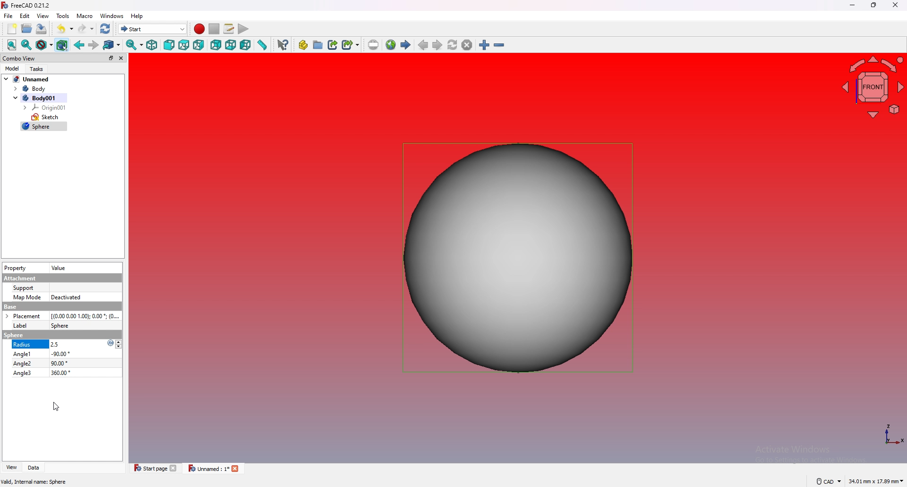  Describe the element at coordinates (153, 468) in the screenshot. I see `tab 1` at that location.